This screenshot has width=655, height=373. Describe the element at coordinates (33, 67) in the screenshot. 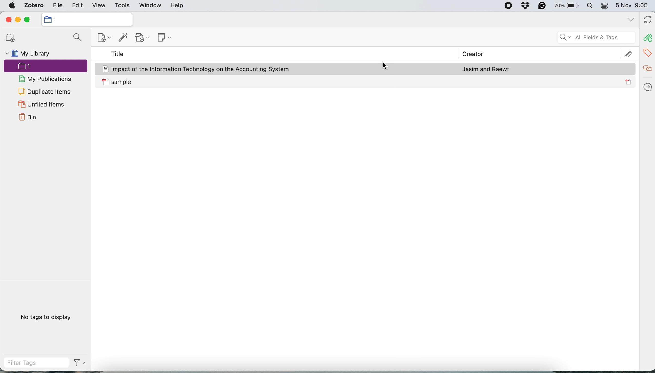

I see `collection` at that location.